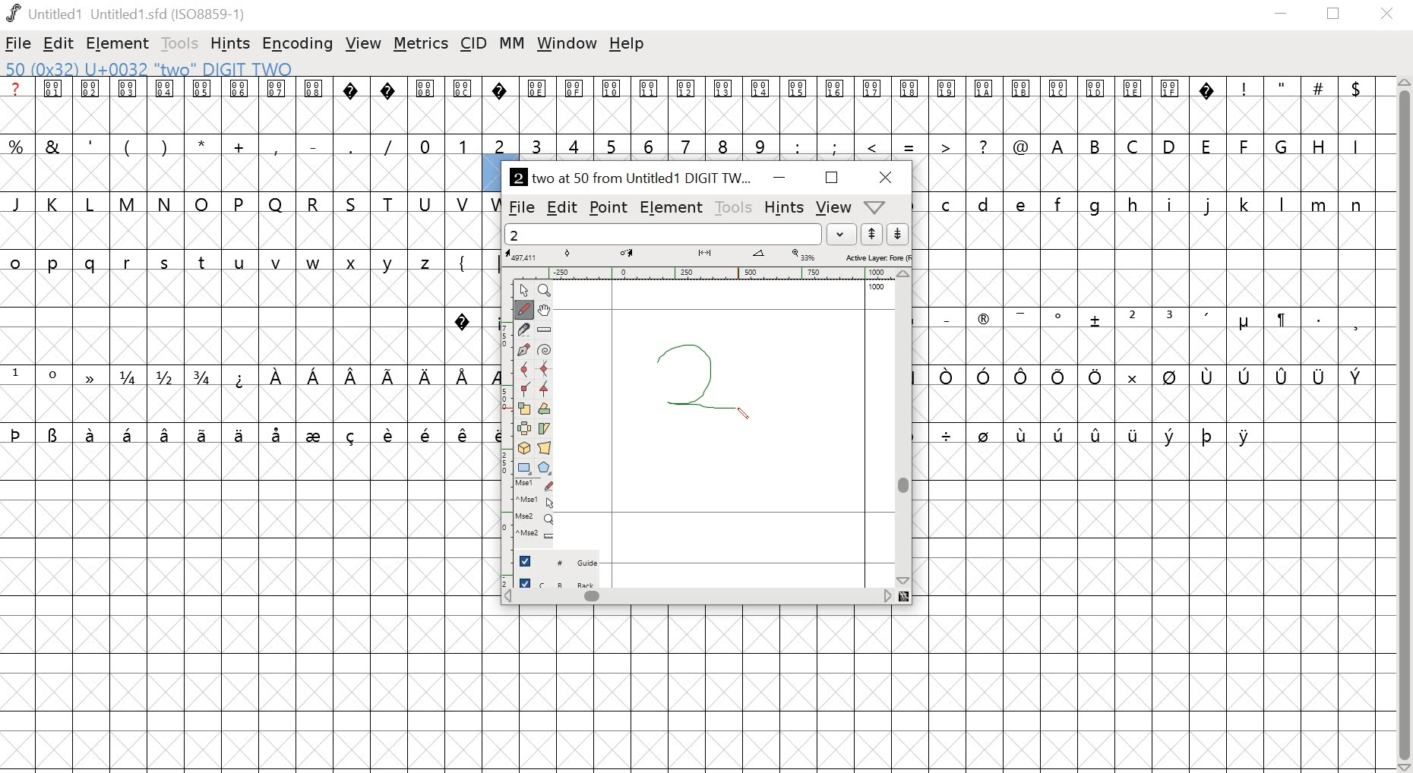 The height and width of the screenshot is (773, 1413). Describe the element at coordinates (833, 207) in the screenshot. I see `view` at that location.